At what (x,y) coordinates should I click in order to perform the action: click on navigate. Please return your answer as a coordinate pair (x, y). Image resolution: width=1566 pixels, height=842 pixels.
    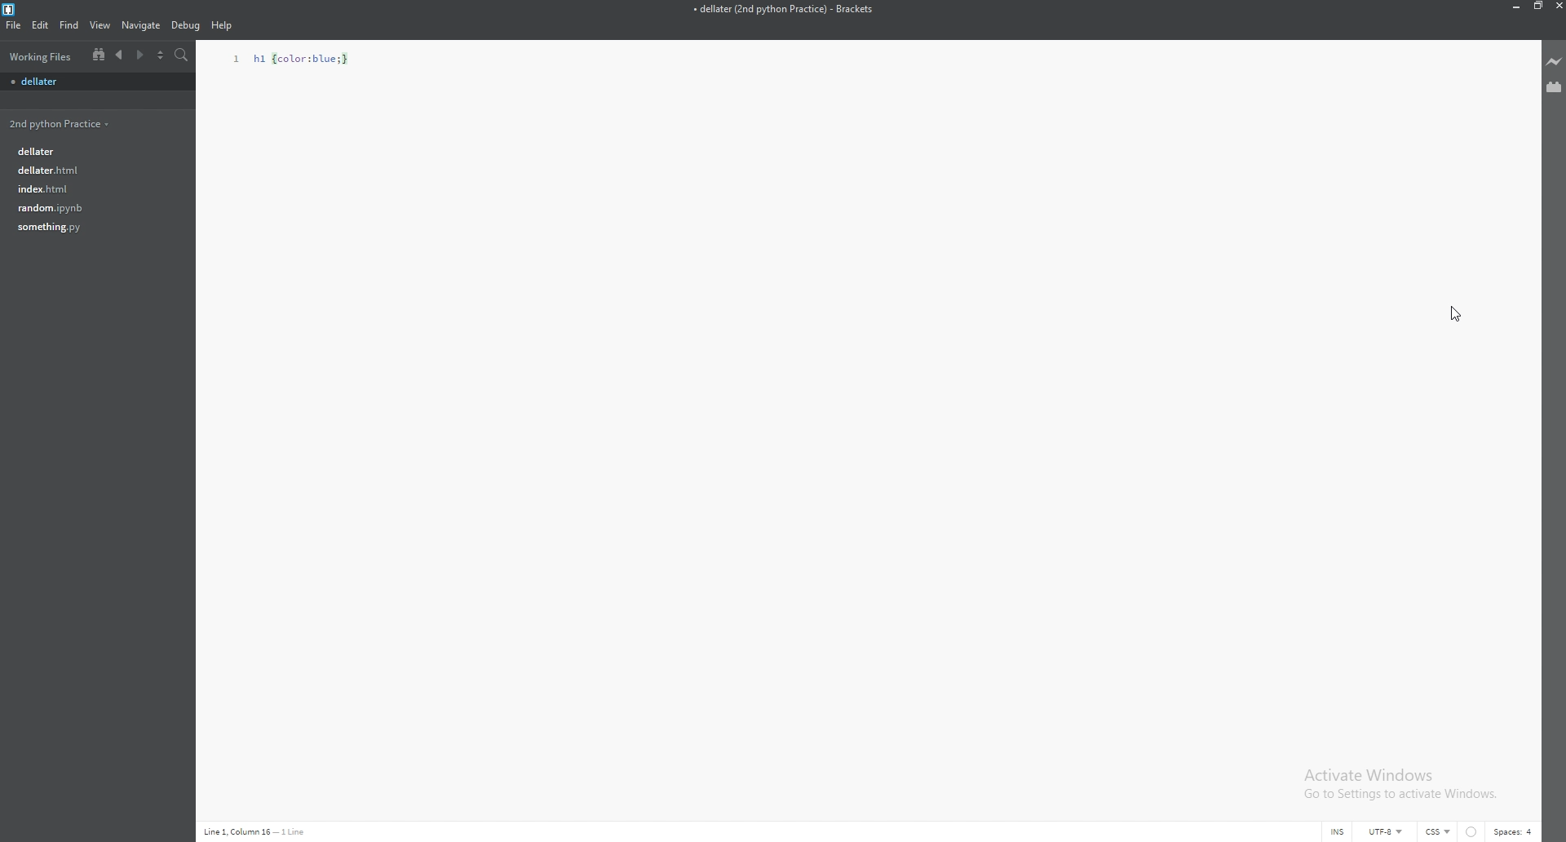
    Looking at the image, I should click on (141, 26).